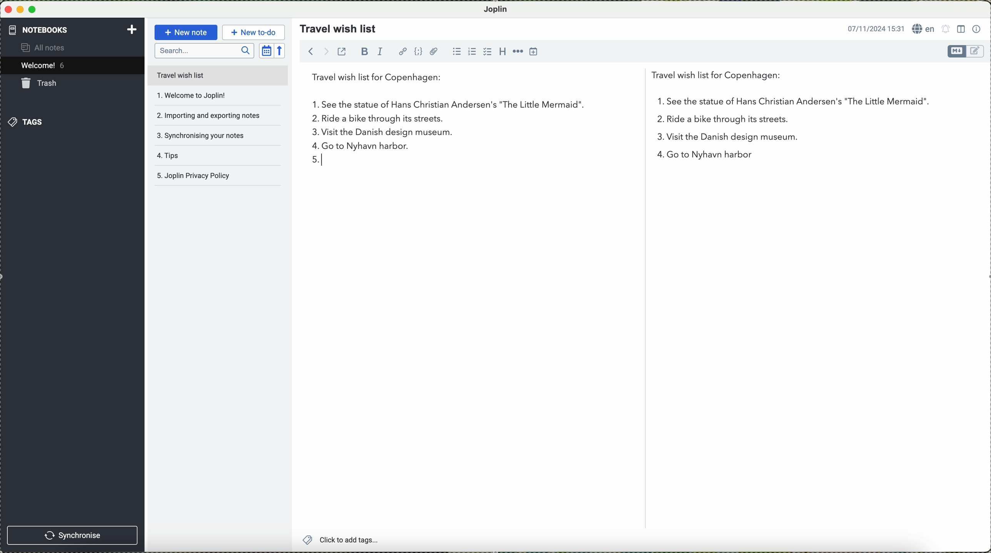 This screenshot has width=991, height=553. What do you see at coordinates (335, 26) in the screenshot?
I see `travel wish list` at bounding box center [335, 26].